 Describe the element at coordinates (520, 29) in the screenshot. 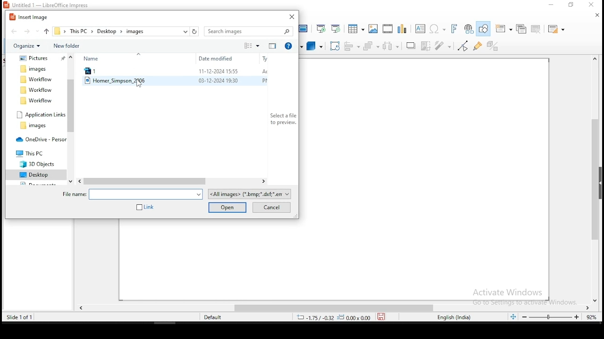

I see `duplicate slide` at that location.